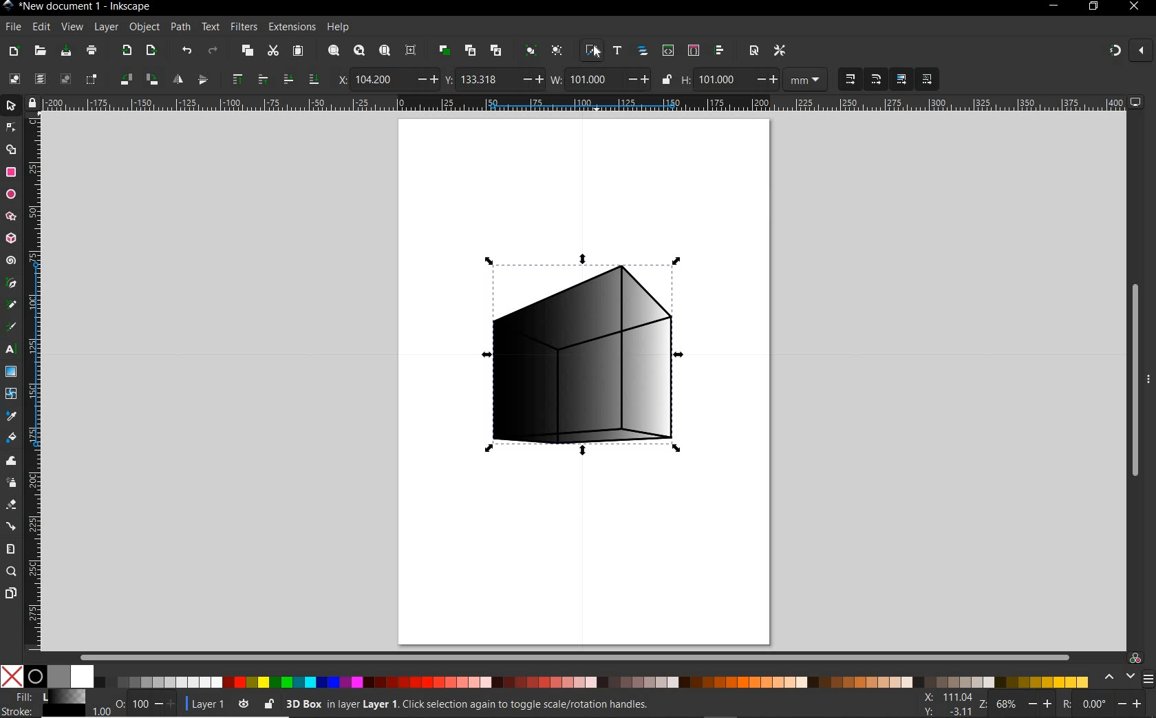 The image size is (1156, 718). Describe the element at coordinates (557, 78) in the screenshot. I see `WIDTH OF SELECTION` at that location.